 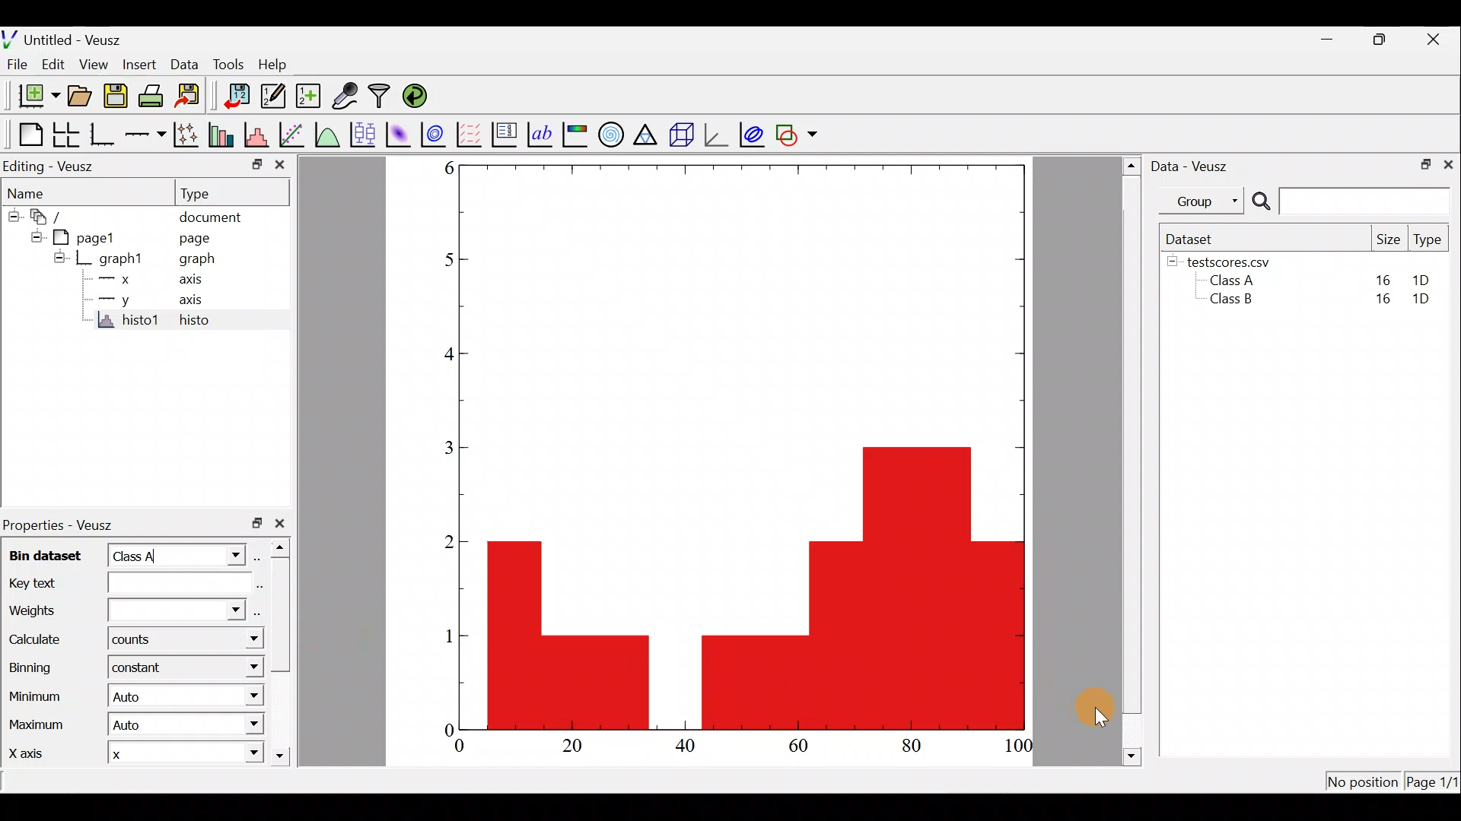 I want to click on histogram plot inserted, so click(x=764, y=586).